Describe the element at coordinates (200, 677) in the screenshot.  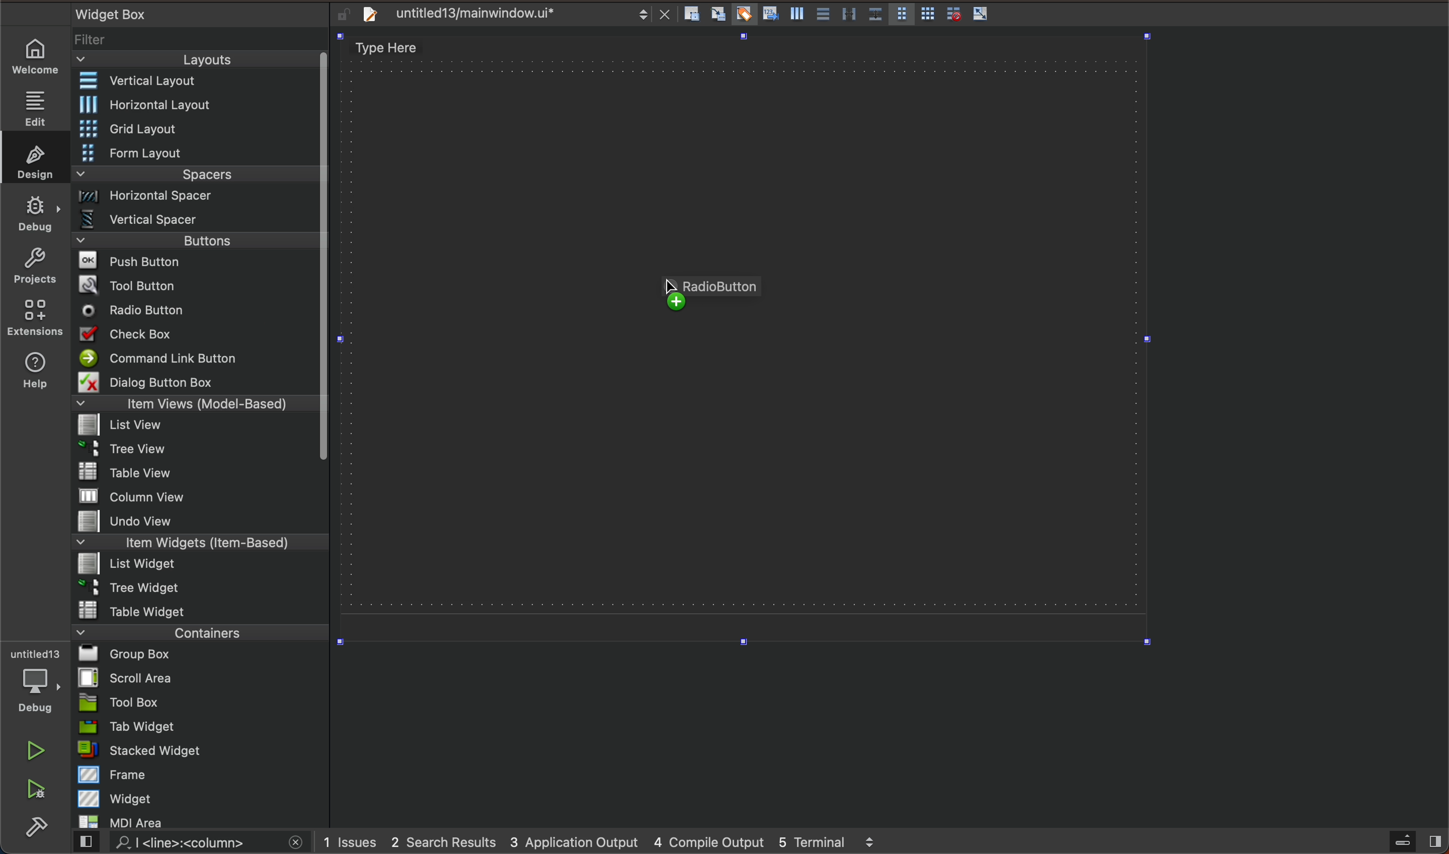
I see `scroll area` at that location.